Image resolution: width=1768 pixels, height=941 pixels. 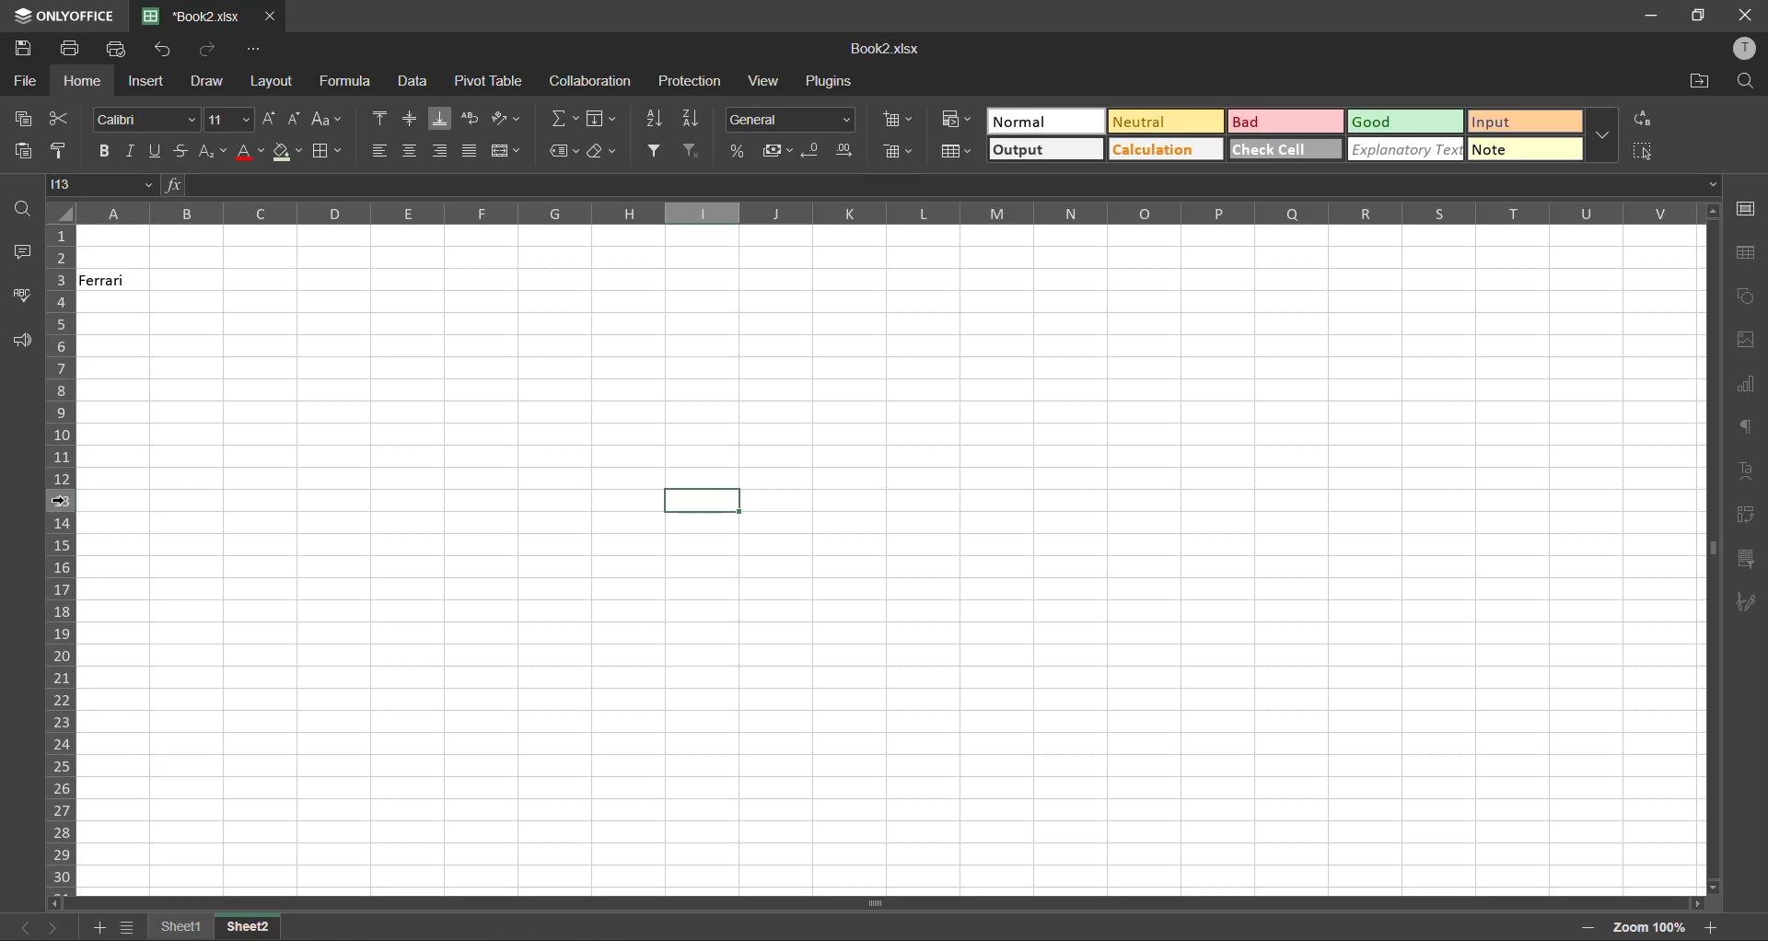 What do you see at coordinates (1701, 15) in the screenshot?
I see `maximize` at bounding box center [1701, 15].